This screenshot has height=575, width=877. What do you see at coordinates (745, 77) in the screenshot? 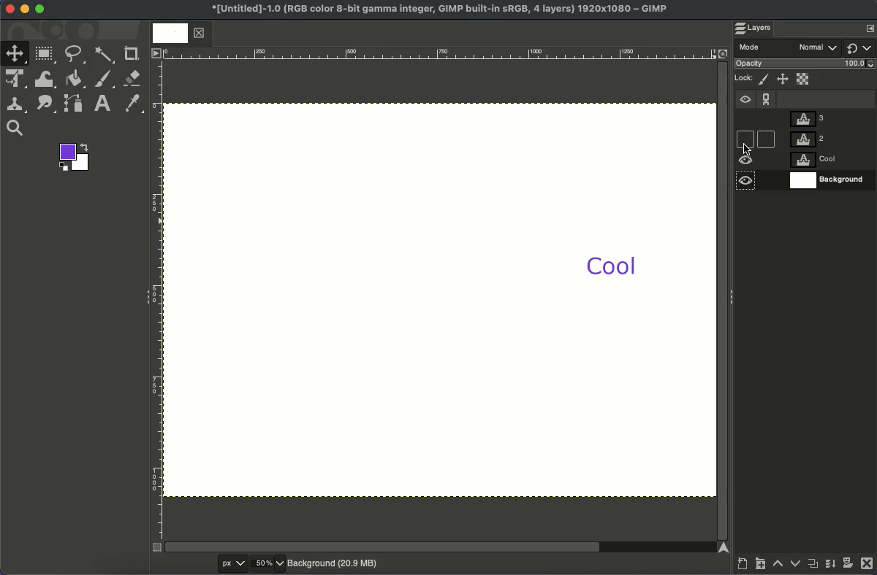
I see `Lock` at bounding box center [745, 77].